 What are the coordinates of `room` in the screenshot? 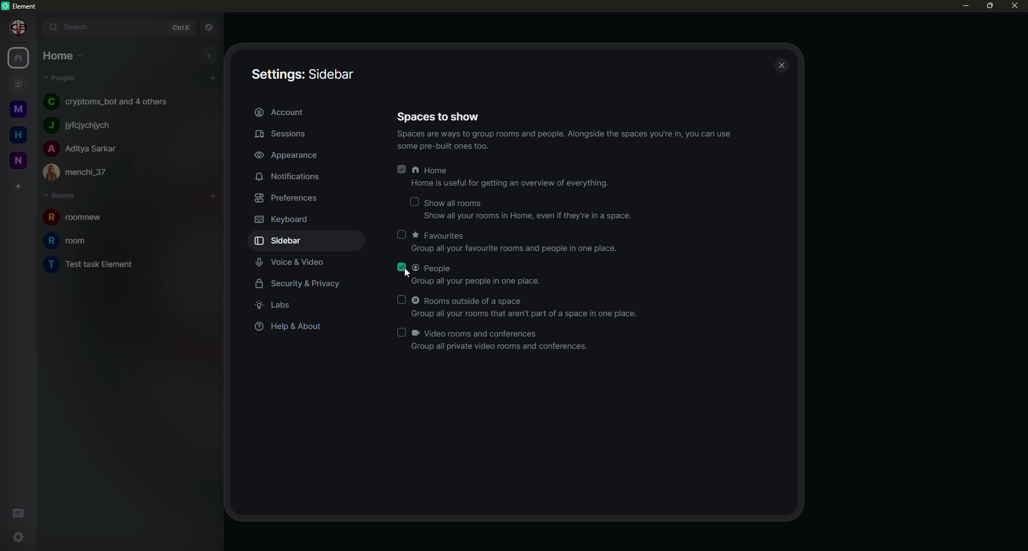 It's located at (82, 218).